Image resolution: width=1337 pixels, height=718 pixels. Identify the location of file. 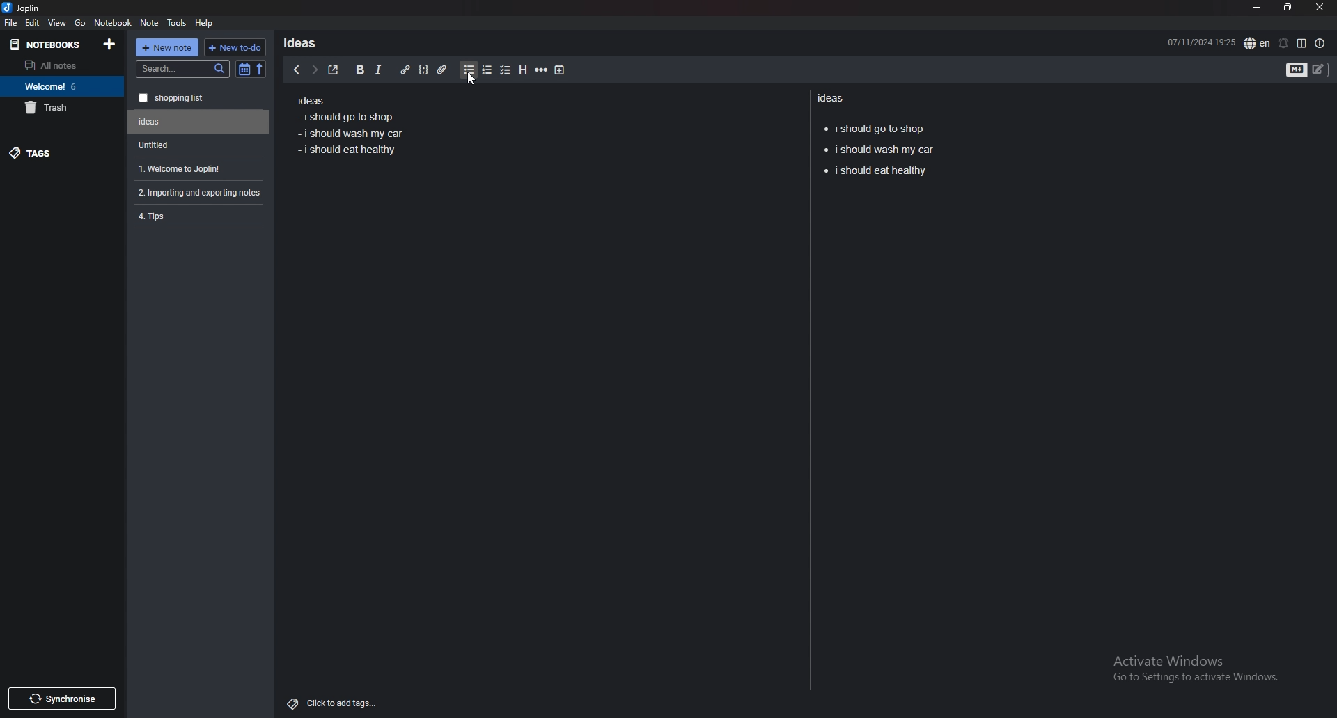
(10, 22).